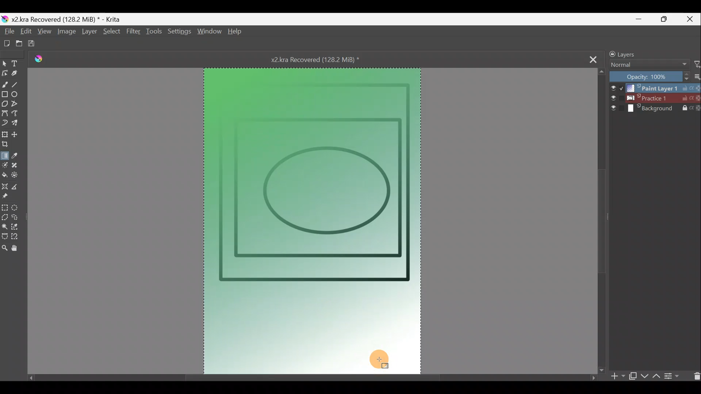 The width and height of the screenshot is (701, 394). I want to click on Enclose & fill tool, so click(19, 177).